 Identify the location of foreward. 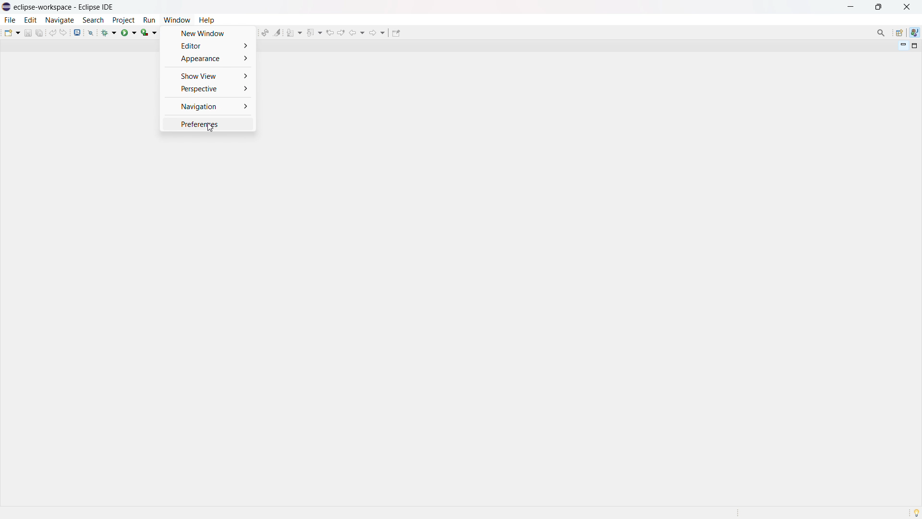
(377, 32).